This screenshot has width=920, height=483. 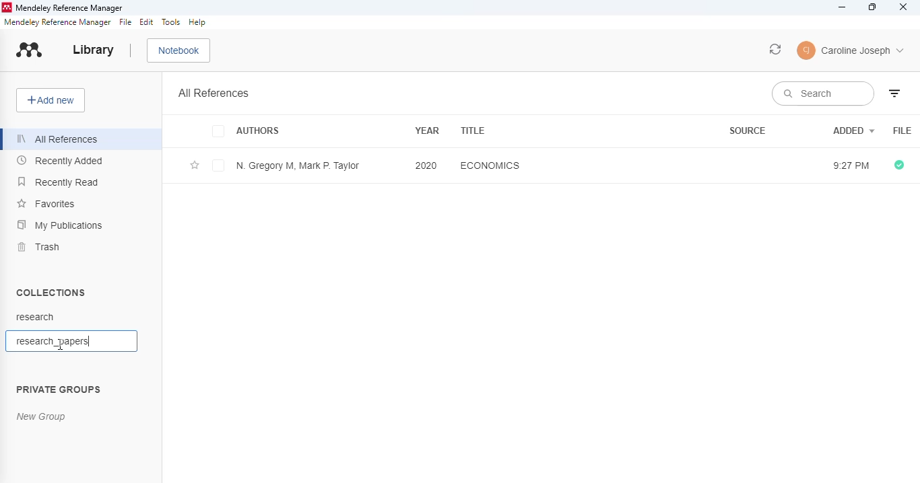 I want to click on add new, so click(x=51, y=100).